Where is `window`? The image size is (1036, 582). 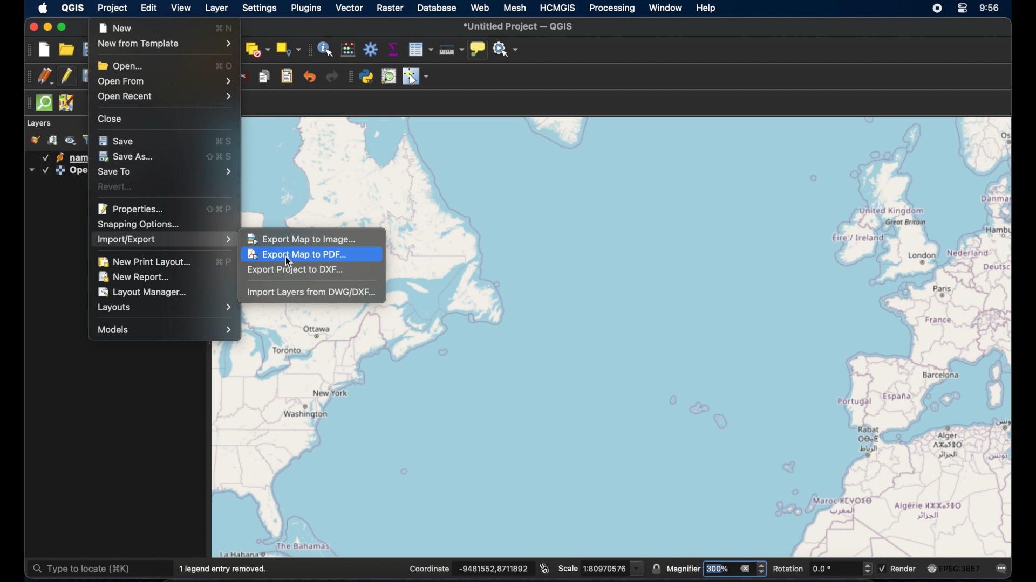
window is located at coordinates (665, 8).